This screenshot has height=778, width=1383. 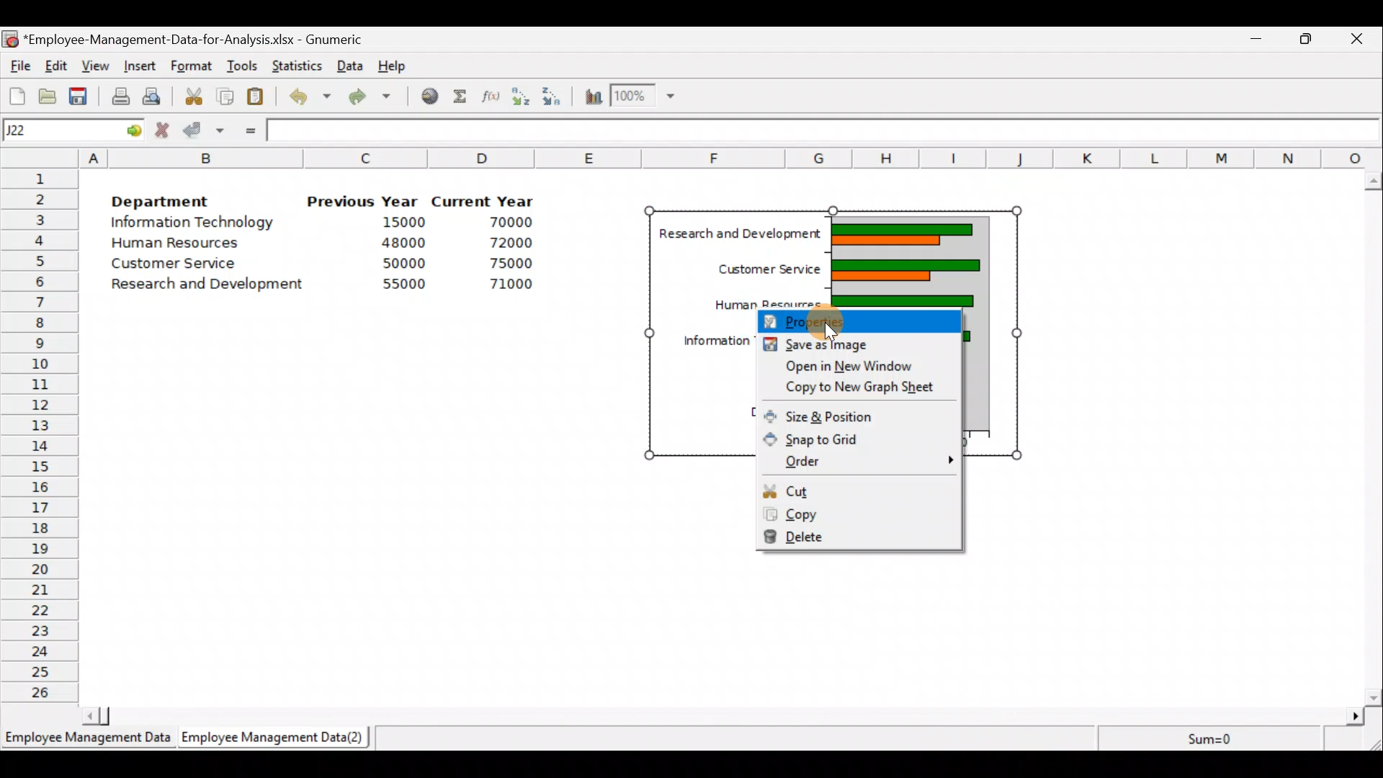 What do you see at coordinates (555, 97) in the screenshot?
I see `Sort in descending order` at bounding box center [555, 97].